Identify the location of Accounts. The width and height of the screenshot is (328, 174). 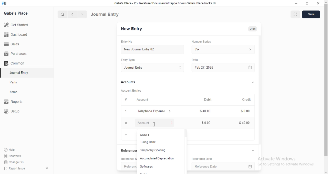
(130, 82).